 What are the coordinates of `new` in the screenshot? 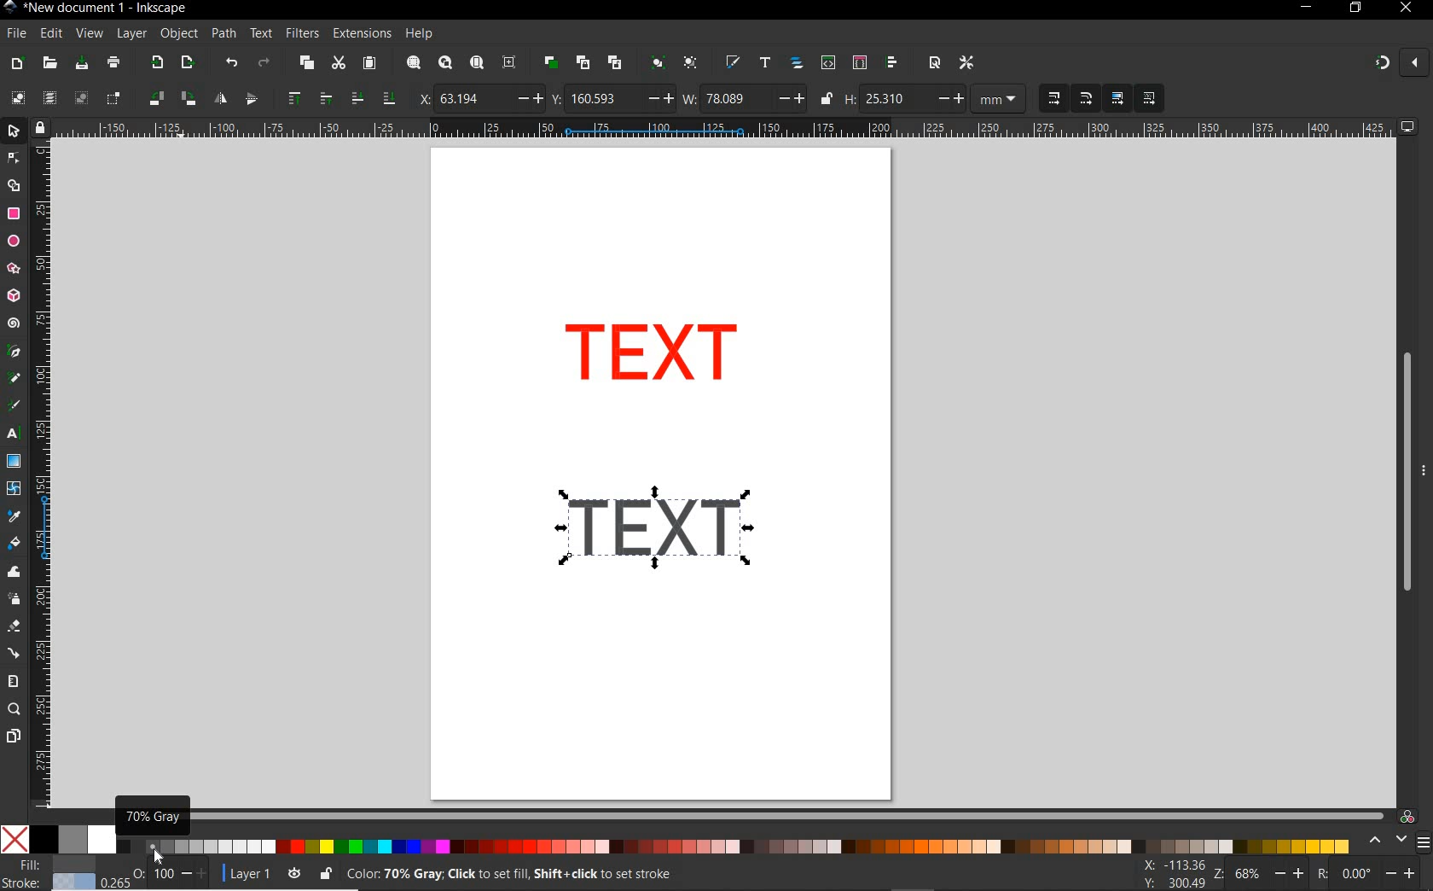 It's located at (18, 62).